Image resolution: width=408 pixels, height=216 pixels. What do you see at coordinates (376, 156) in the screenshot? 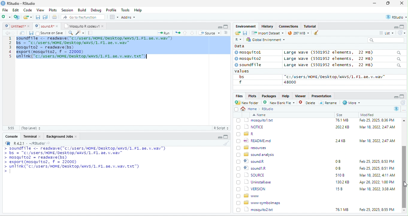
I see `Feb 25, 2025, 8:36 PM` at bounding box center [376, 156].